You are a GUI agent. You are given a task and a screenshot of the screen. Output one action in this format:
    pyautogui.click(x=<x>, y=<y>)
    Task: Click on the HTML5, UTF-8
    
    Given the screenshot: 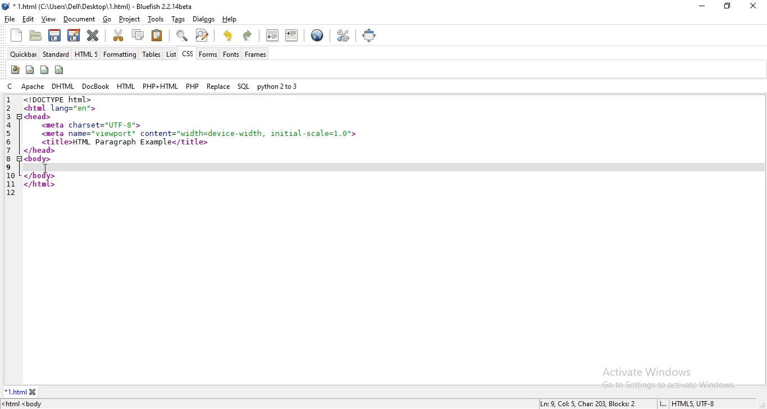 What is the action you would take?
    pyautogui.click(x=695, y=404)
    